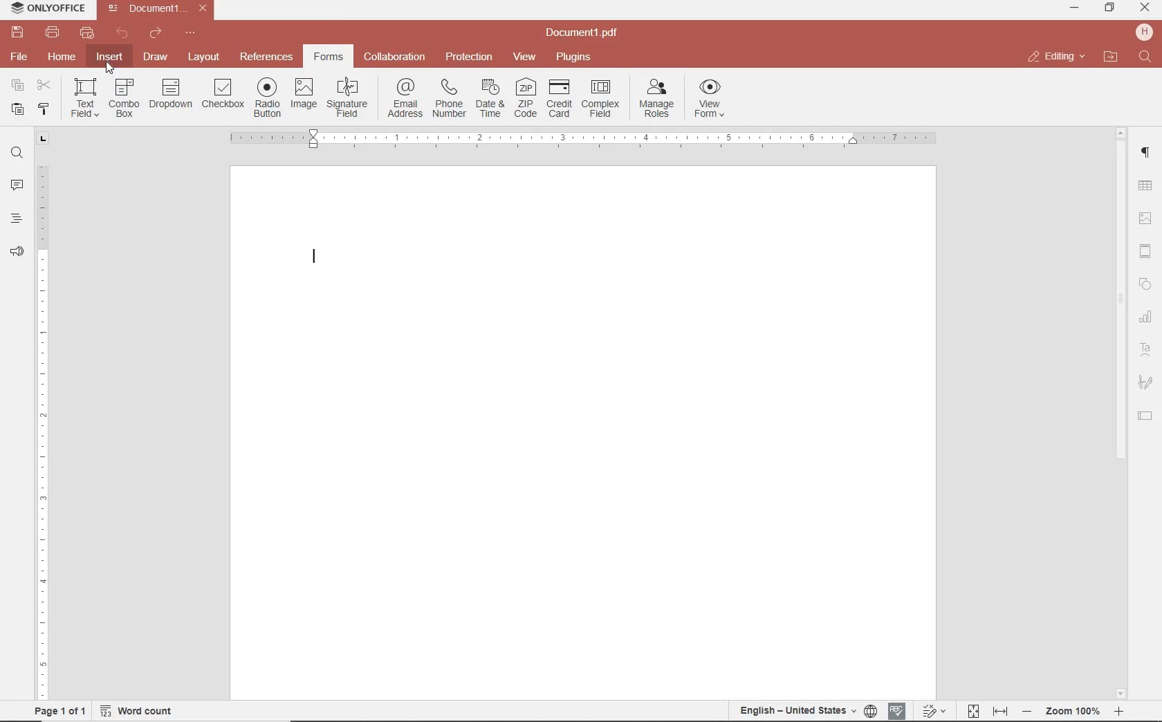 The width and height of the screenshot is (1162, 722). Describe the element at coordinates (315, 257) in the screenshot. I see `EDITOR` at that location.